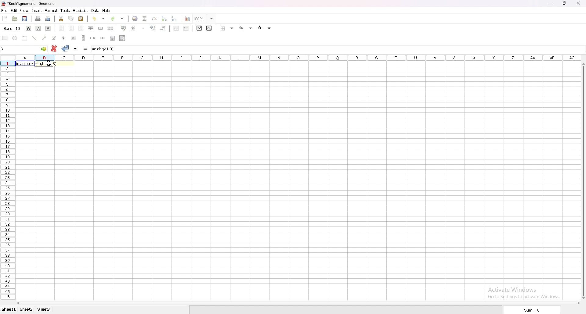 The width and height of the screenshot is (586, 314). What do you see at coordinates (91, 28) in the screenshot?
I see `centre horizontally` at bounding box center [91, 28].